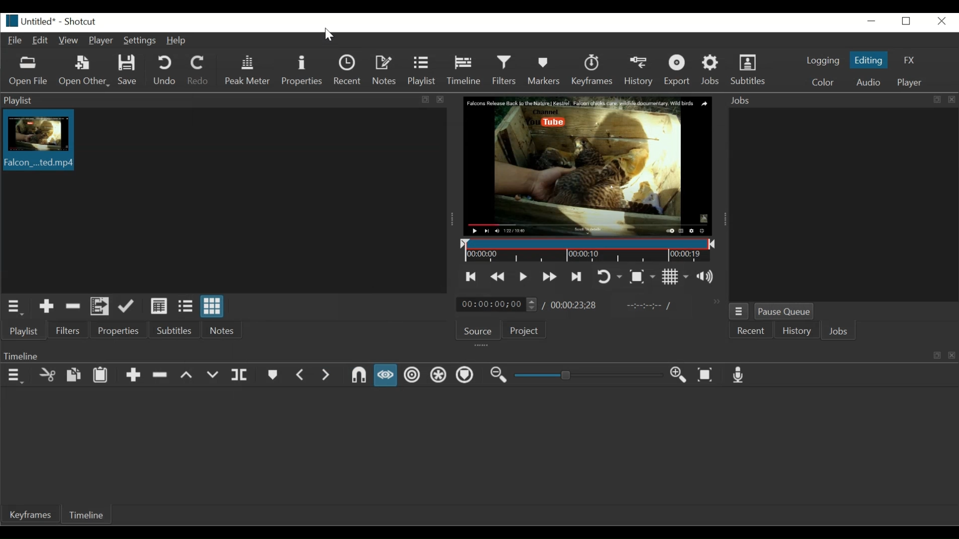  Describe the element at coordinates (188, 376) in the screenshot. I see `lift` at that location.